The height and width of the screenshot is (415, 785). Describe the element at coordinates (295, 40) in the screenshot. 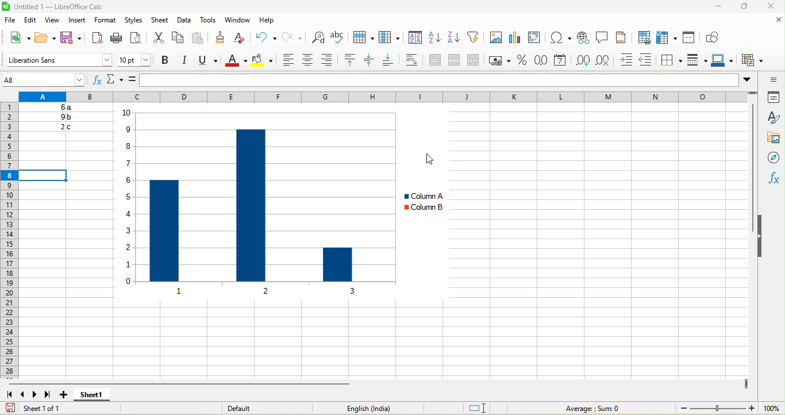

I see `redo` at that location.